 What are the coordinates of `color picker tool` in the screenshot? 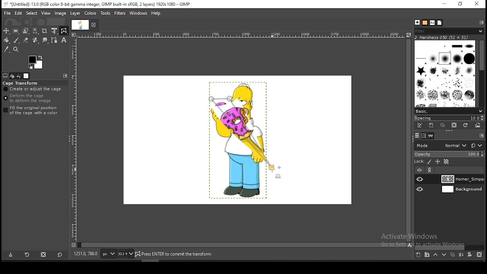 It's located at (6, 49).